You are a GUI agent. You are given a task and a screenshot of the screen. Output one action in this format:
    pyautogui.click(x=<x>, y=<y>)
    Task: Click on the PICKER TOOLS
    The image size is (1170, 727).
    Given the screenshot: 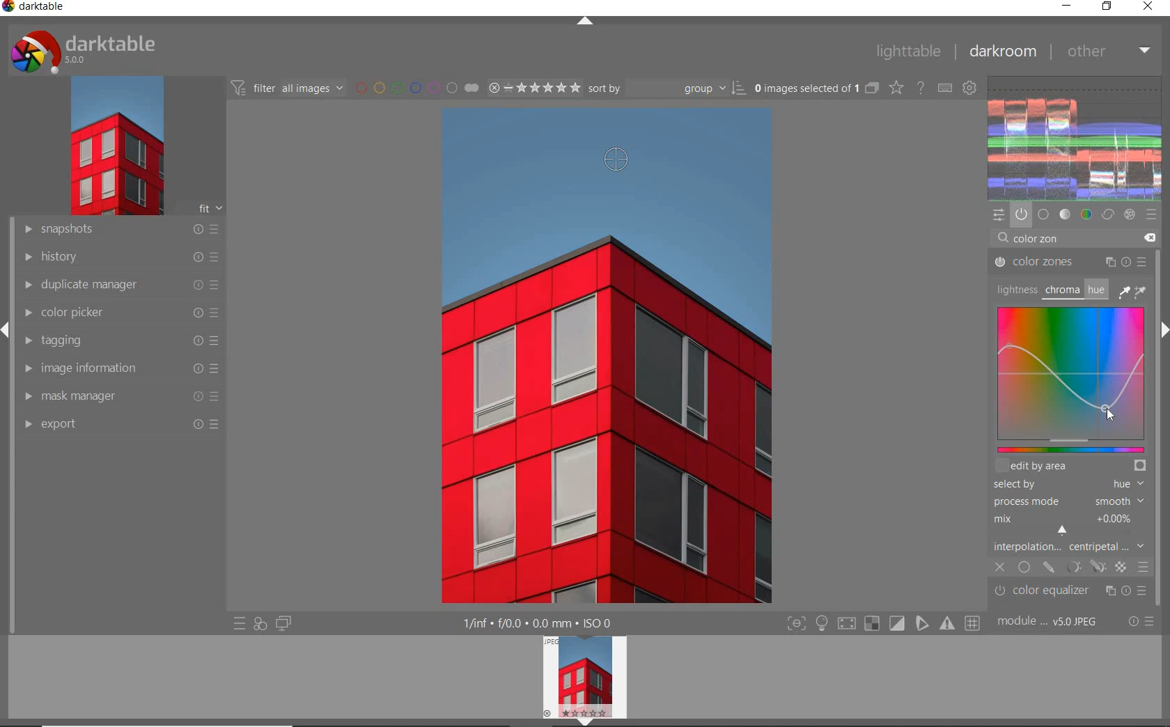 What is the action you would take?
    pyautogui.click(x=1134, y=291)
    